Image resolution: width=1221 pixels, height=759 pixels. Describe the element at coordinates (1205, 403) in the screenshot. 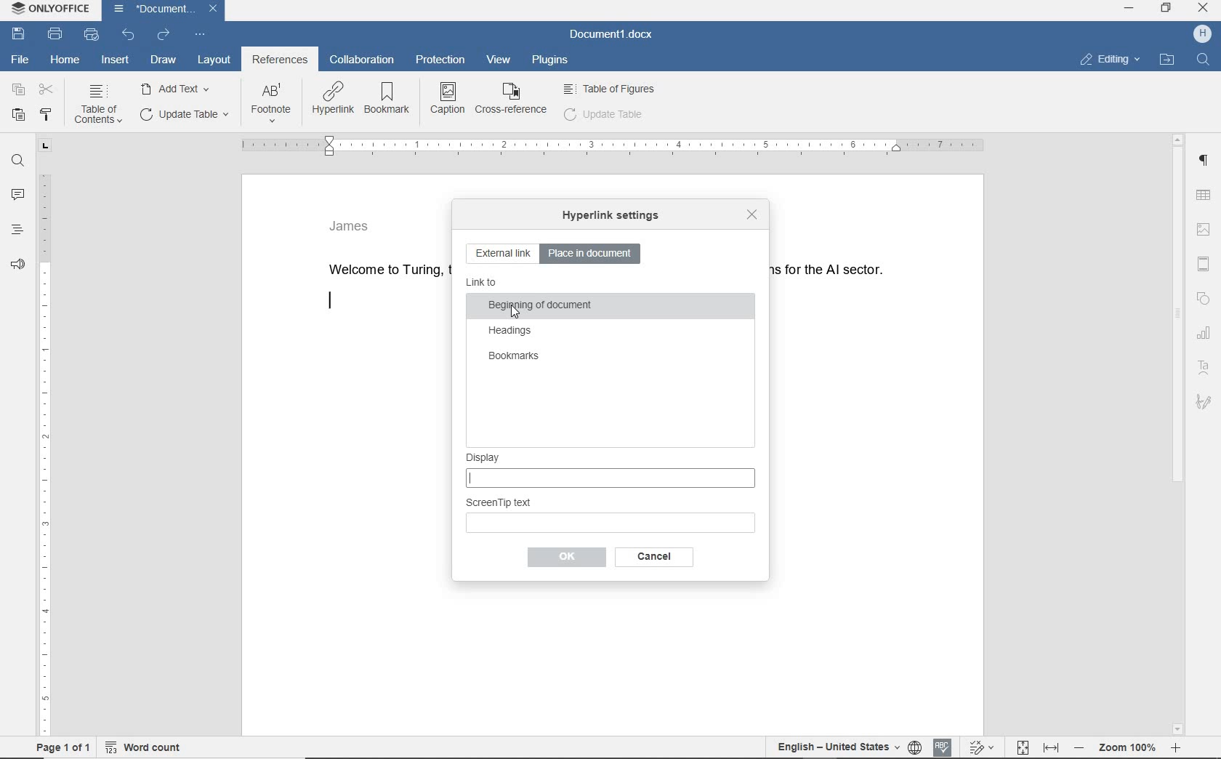

I see `Signature` at that location.